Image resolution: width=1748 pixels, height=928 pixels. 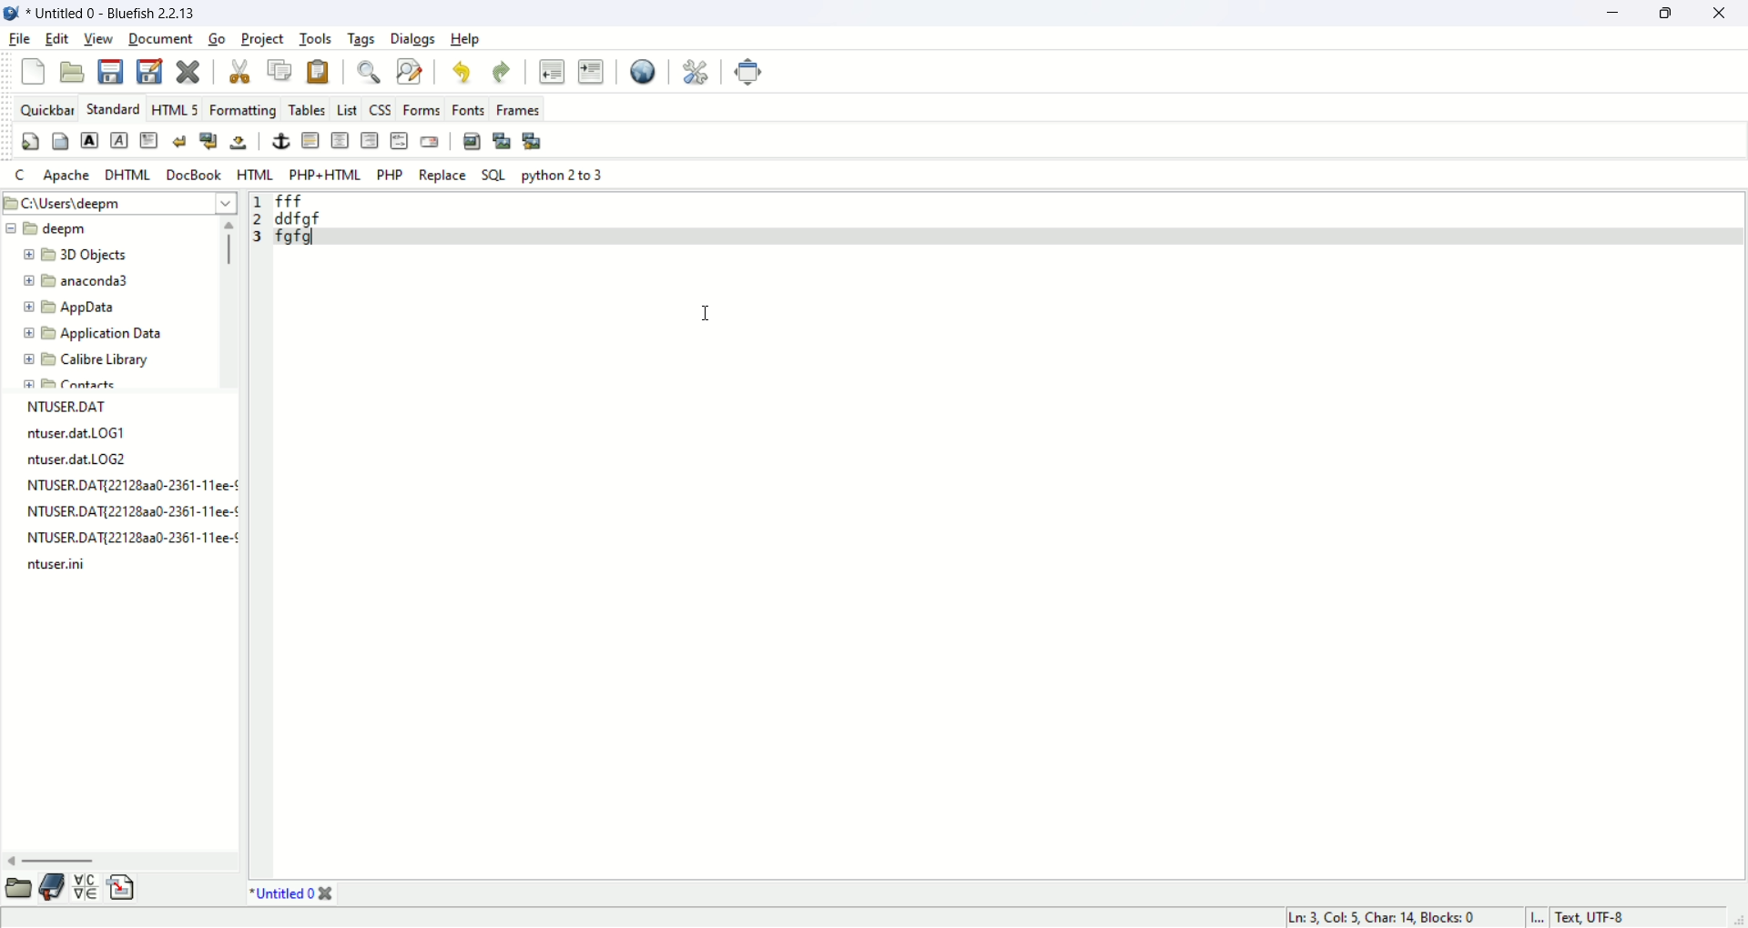 I want to click on 3D objects, so click(x=76, y=256).